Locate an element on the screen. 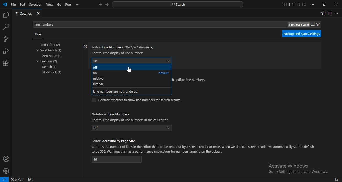  open settings is located at coordinates (323, 13).